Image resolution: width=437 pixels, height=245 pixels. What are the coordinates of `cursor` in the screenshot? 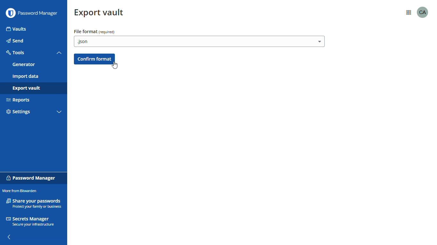 It's located at (117, 66).